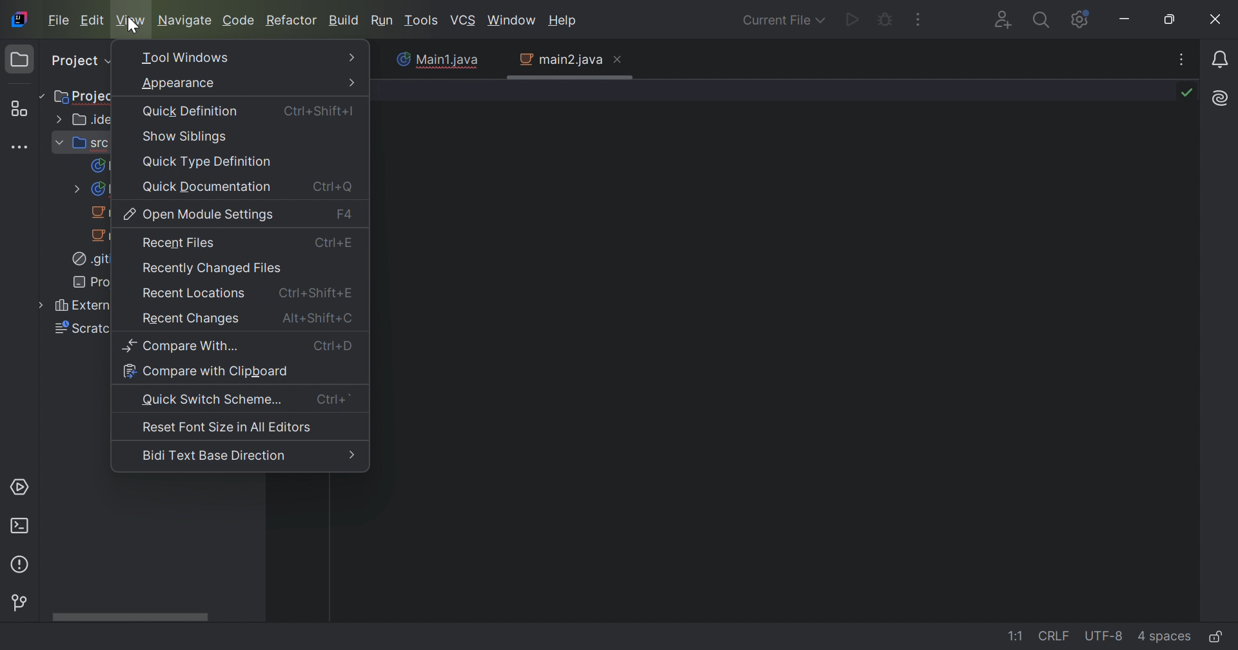 This screenshot has height=650, width=1238. I want to click on Compare with..., so click(182, 345).